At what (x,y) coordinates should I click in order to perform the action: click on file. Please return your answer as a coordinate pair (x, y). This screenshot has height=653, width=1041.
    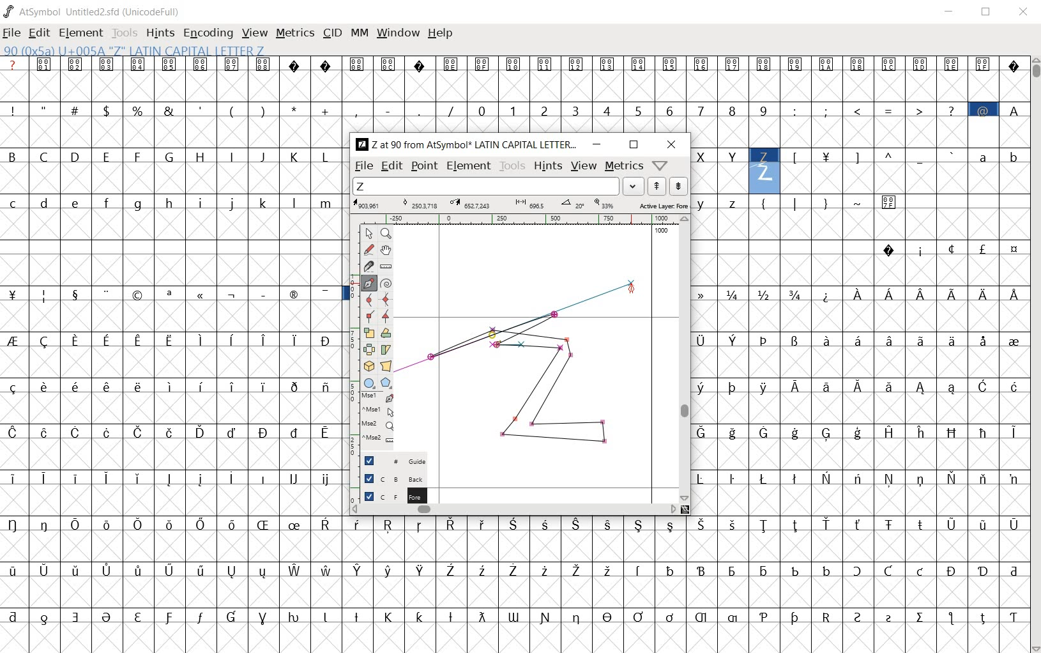
    Looking at the image, I should click on (363, 167).